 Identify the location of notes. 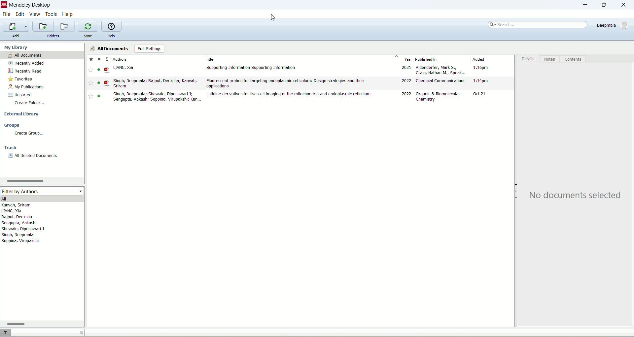
(552, 60).